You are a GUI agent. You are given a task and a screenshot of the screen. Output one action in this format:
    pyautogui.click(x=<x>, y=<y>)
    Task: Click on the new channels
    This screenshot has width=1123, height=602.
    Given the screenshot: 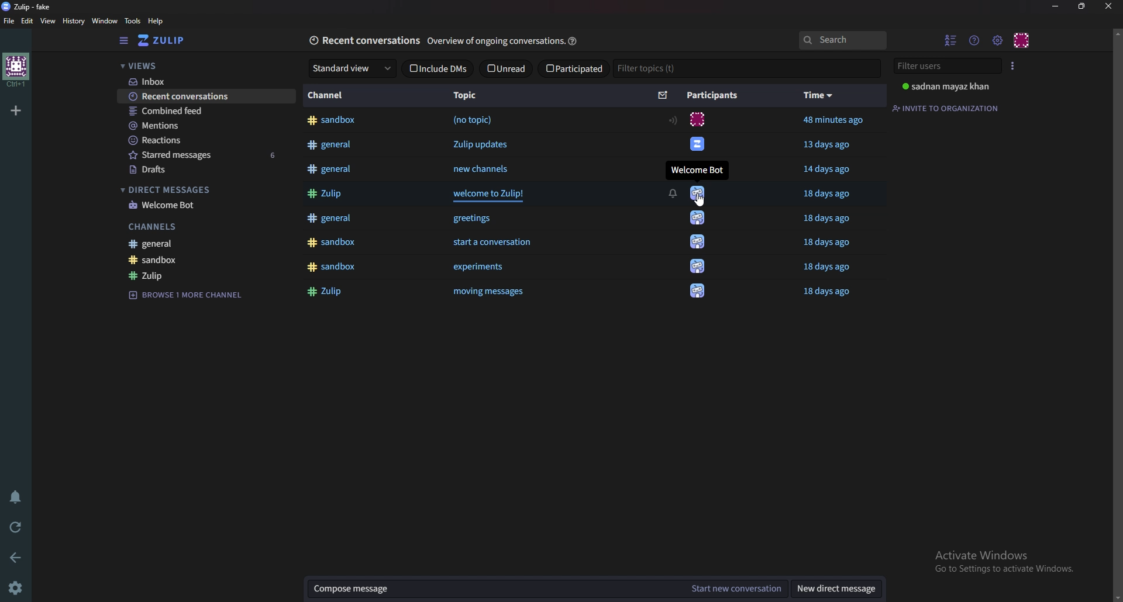 What is the action you would take?
    pyautogui.click(x=483, y=169)
    